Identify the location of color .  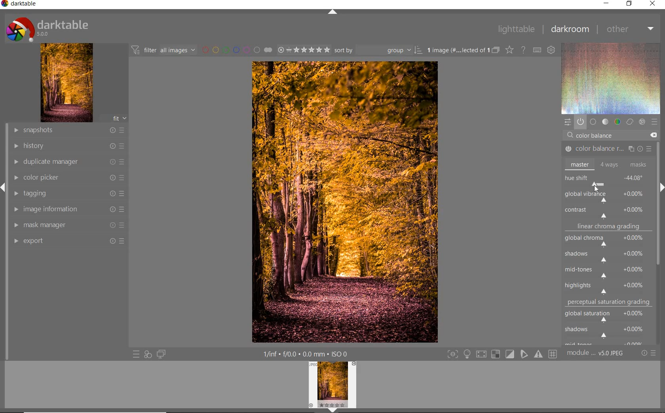
(617, 122).